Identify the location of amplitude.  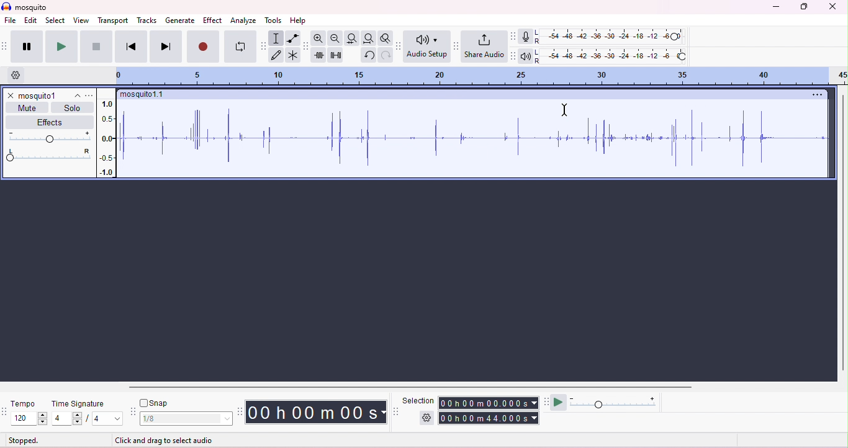
(108, 138).